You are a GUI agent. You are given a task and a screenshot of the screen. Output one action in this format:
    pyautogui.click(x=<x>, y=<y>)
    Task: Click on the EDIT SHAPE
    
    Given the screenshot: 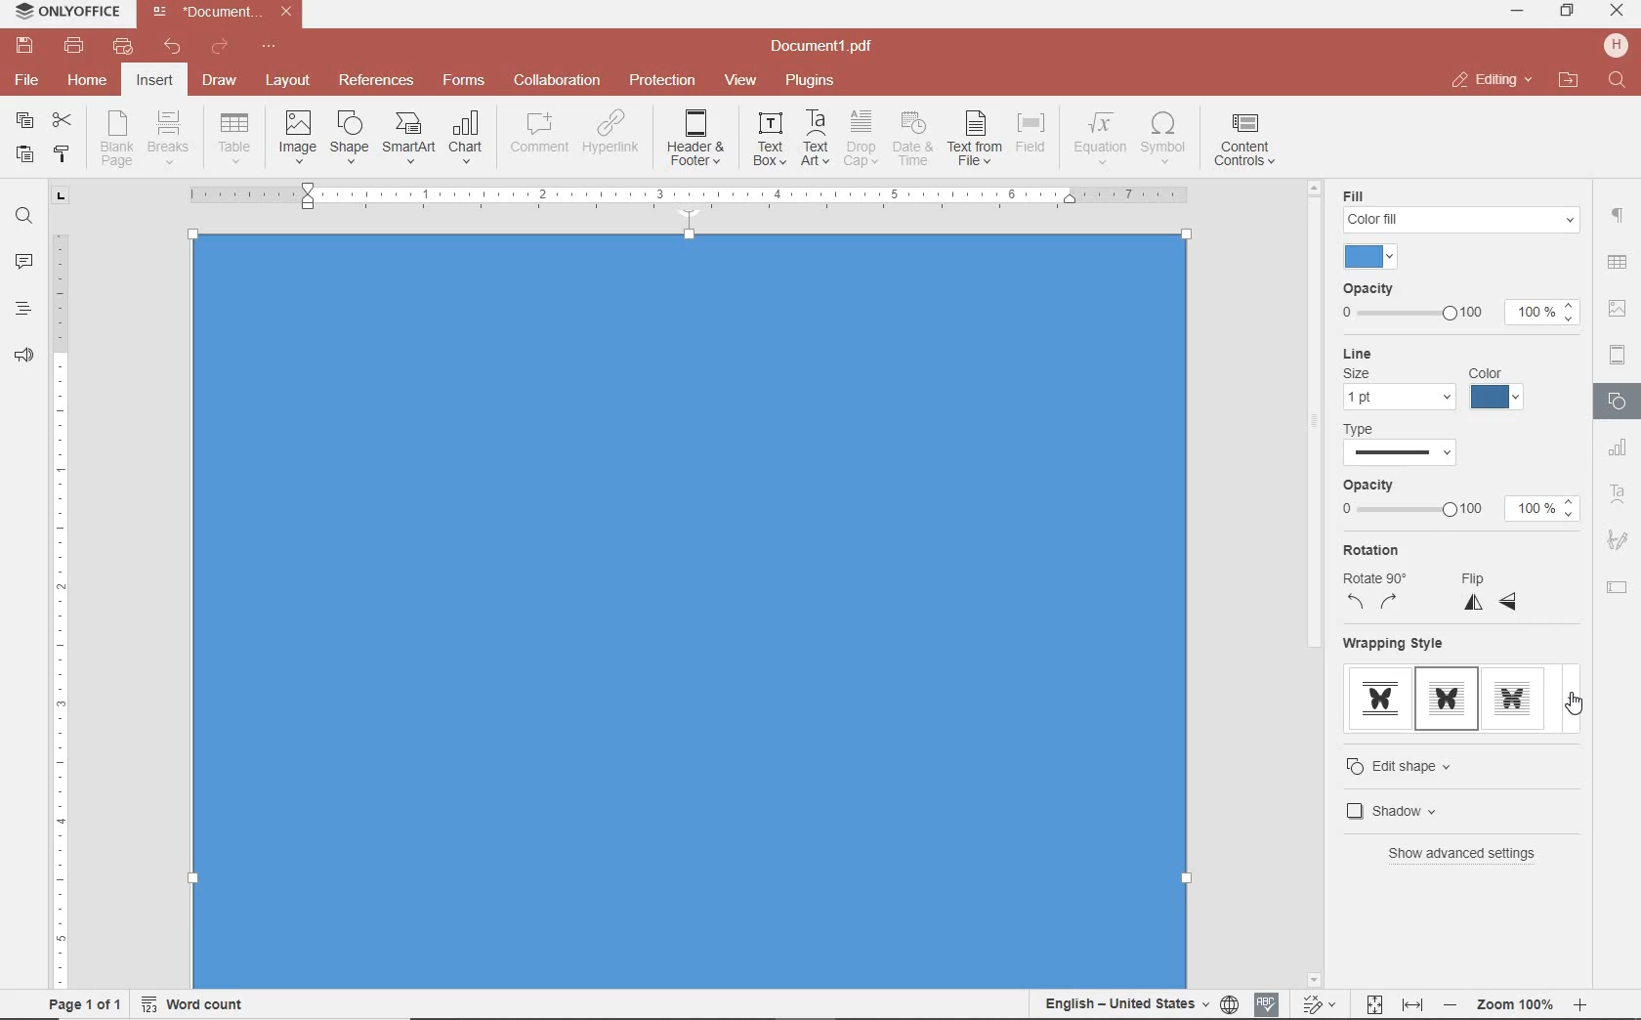 What is the action you would take?
    pyautogui.click(x=1408, y=769)
    